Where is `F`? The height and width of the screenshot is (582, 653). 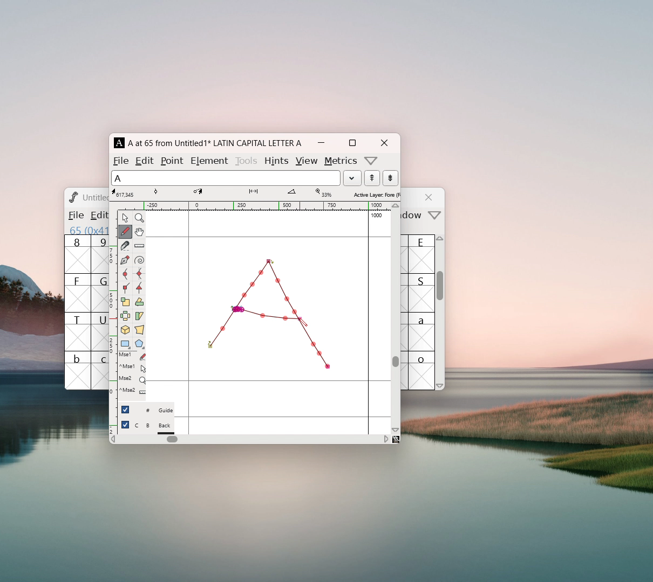 F is located at coordinates (78, 293).